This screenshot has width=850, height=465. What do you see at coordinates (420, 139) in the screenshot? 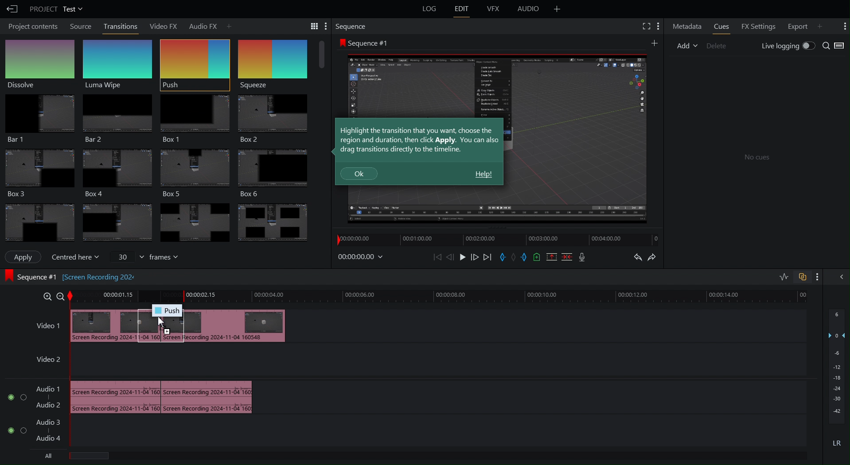
I see `Highlight the transition that you want, choose the
region and duration, then click Apply. You can also
drag transitions directly to the timeline.` at bounding box center [420, 139].